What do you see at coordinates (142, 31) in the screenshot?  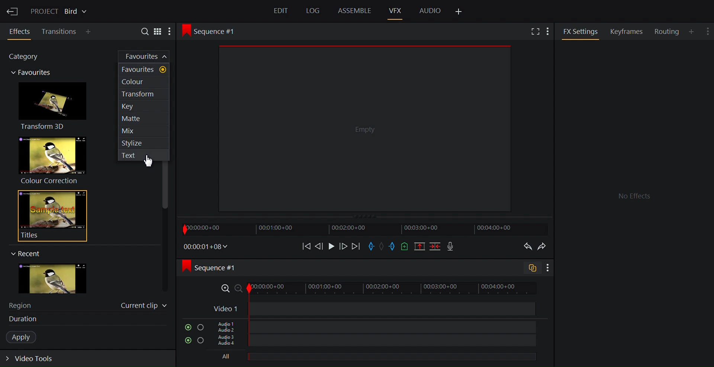 I see `Search` at bounding box center [142, 31].